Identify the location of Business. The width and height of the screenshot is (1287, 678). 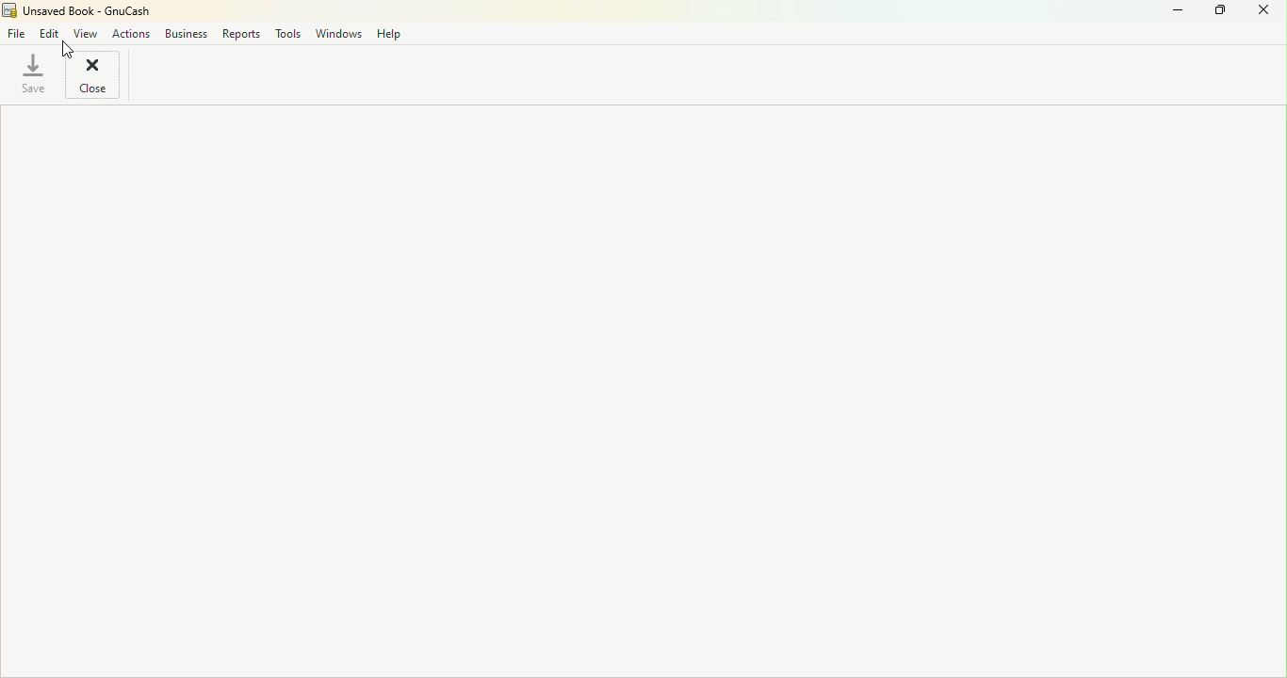
(187, 35).